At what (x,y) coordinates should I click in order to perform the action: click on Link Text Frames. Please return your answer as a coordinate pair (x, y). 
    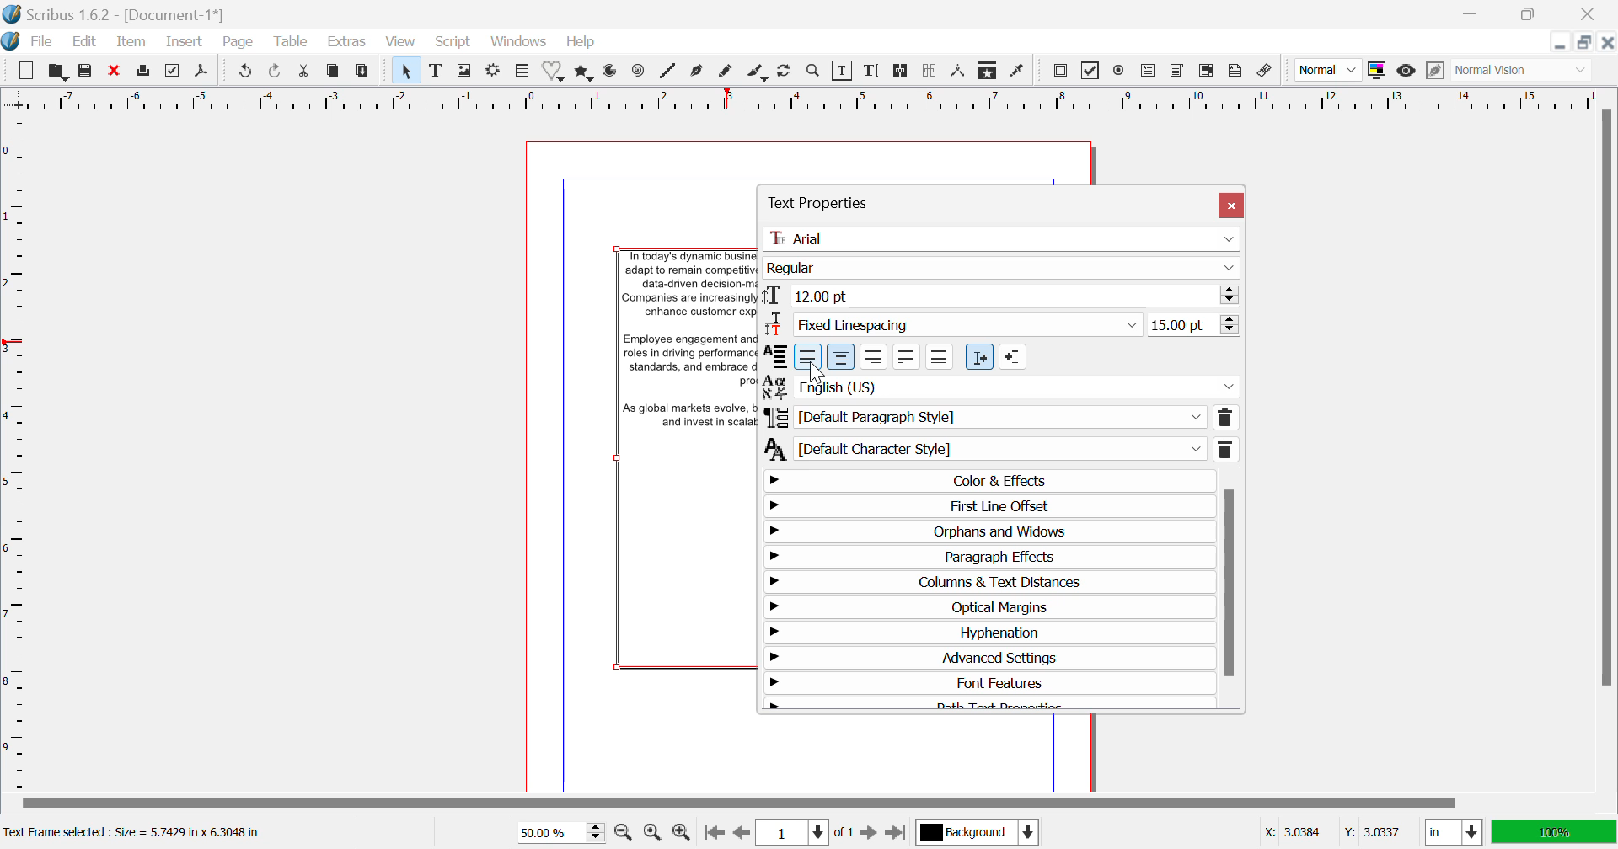
    Looking at the image, I should click on (903, 70).